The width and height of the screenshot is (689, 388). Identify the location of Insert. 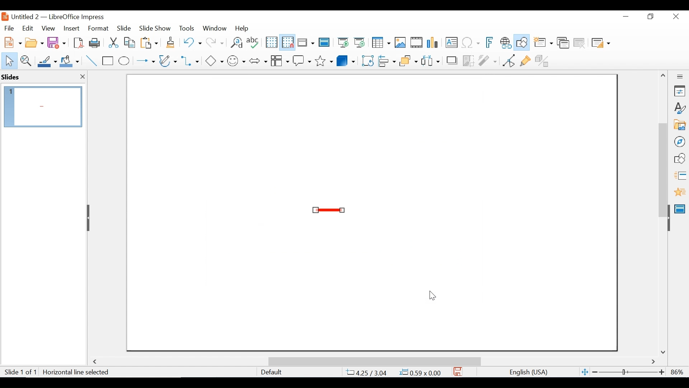
(71, 28).